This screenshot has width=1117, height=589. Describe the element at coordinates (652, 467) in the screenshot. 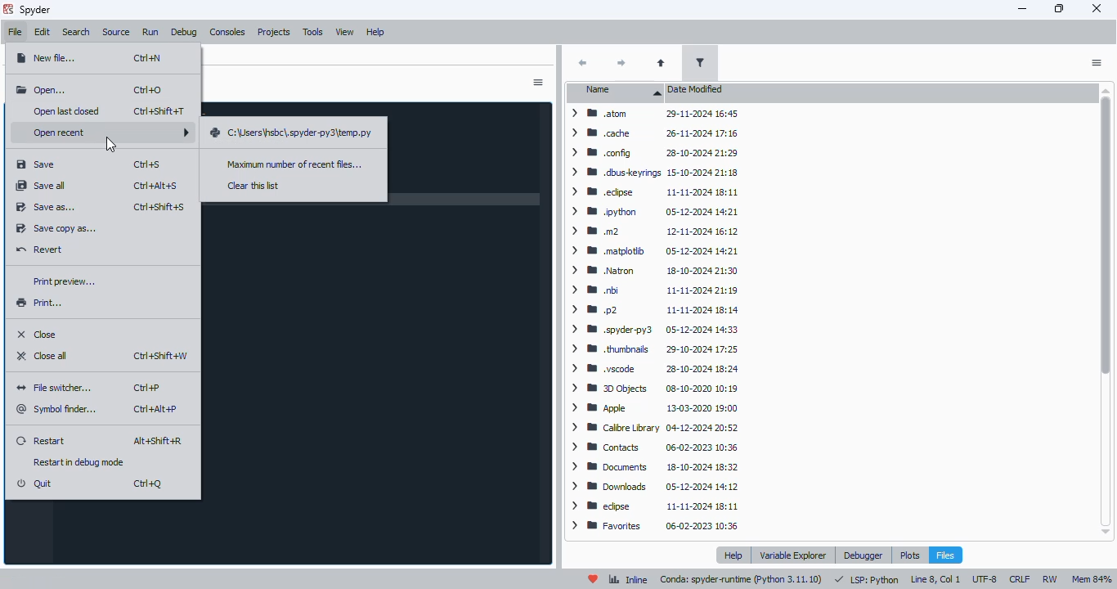

I see `> 8 Documents 18-10-2024 18:32` at that location.